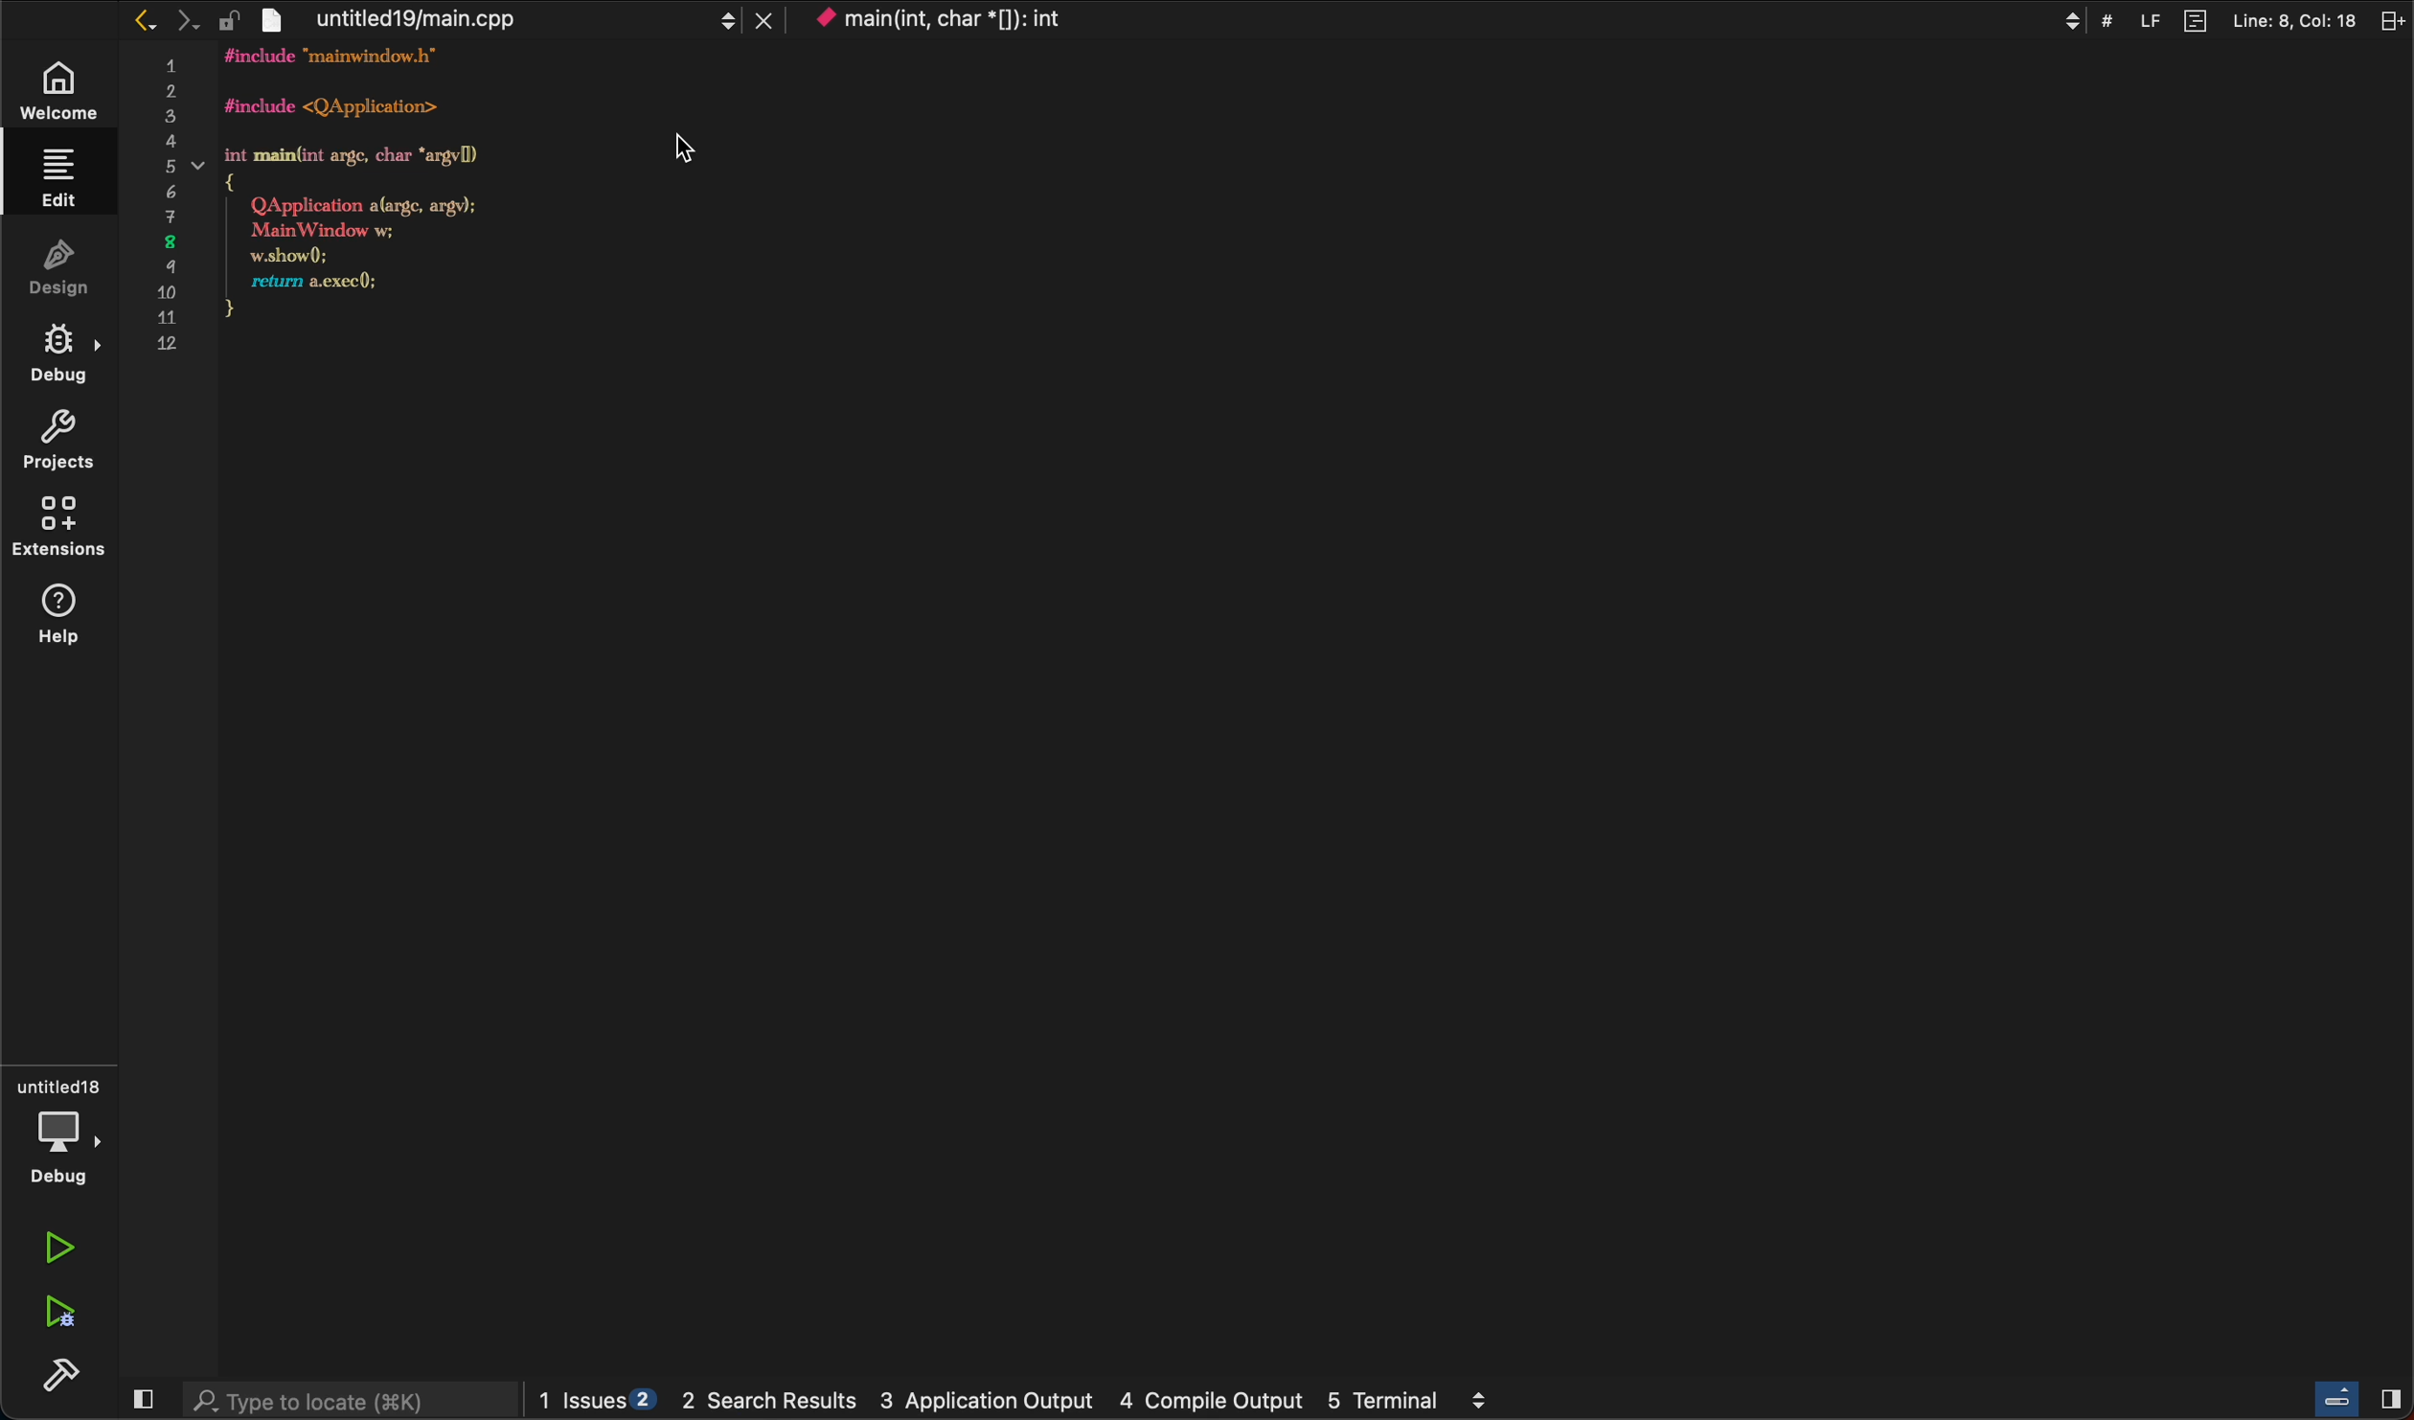 This screenshot has width=2414, height=1420. Describe the element at coordinates (52, 1248) in the screenshot. I see `run` at that location.